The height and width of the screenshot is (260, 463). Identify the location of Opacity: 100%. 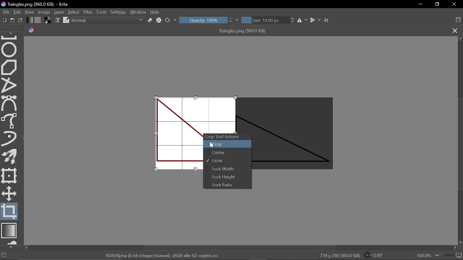
(203, 20).